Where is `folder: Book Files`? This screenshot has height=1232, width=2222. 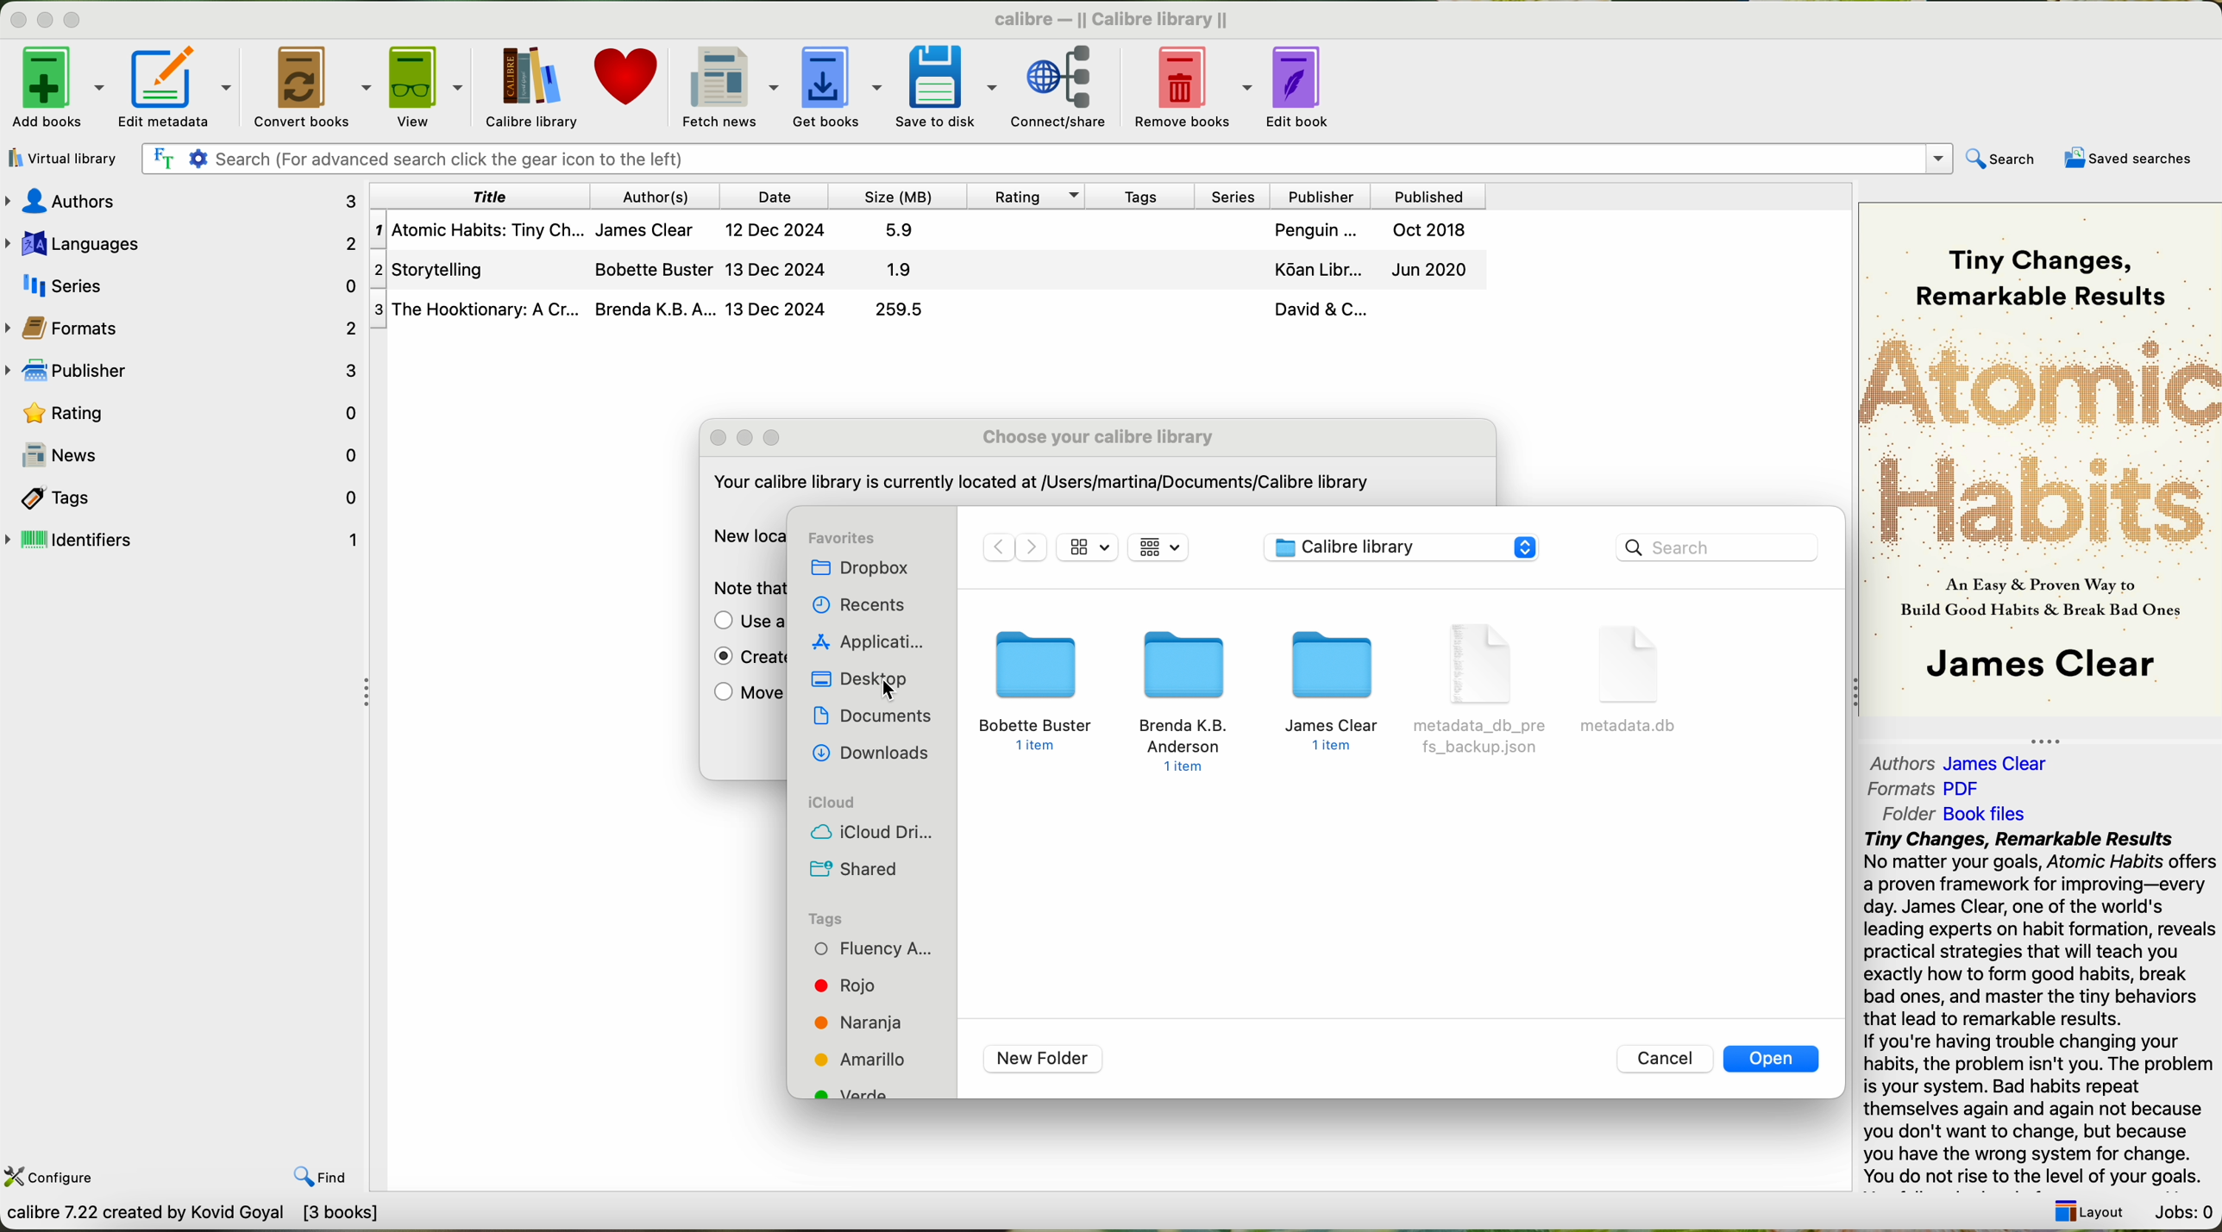
folder: Book Files is located at coordinates (1955, 814).